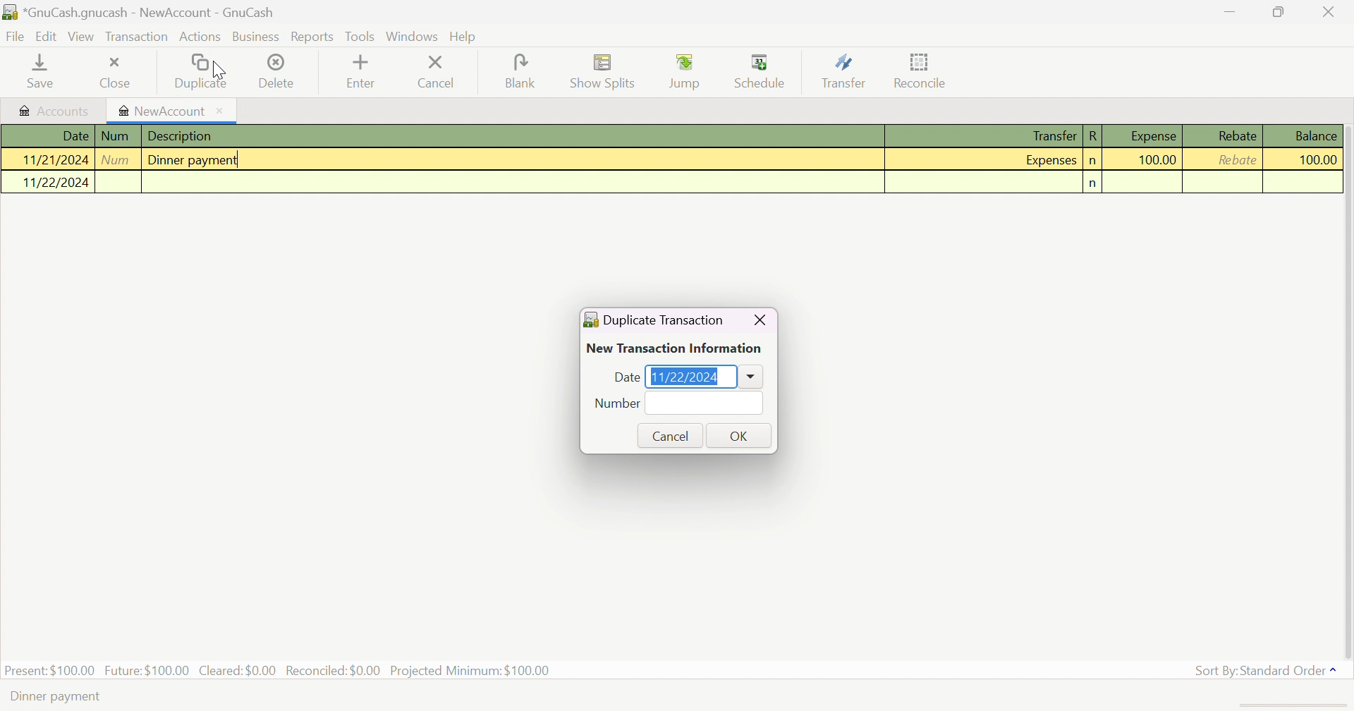  I want to click on New Transaction Information, so click(678, 348).